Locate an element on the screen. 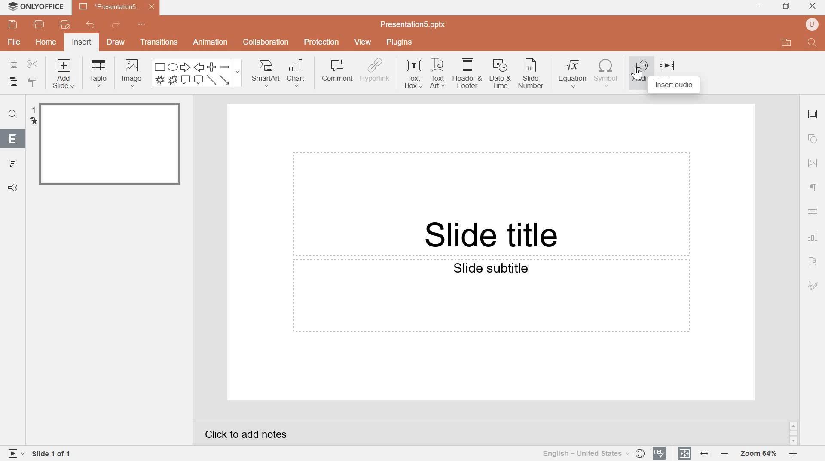 Image resolution: width=825 pixels, height=461 pixels. Feedback & support is located at coordinates (14, 188).